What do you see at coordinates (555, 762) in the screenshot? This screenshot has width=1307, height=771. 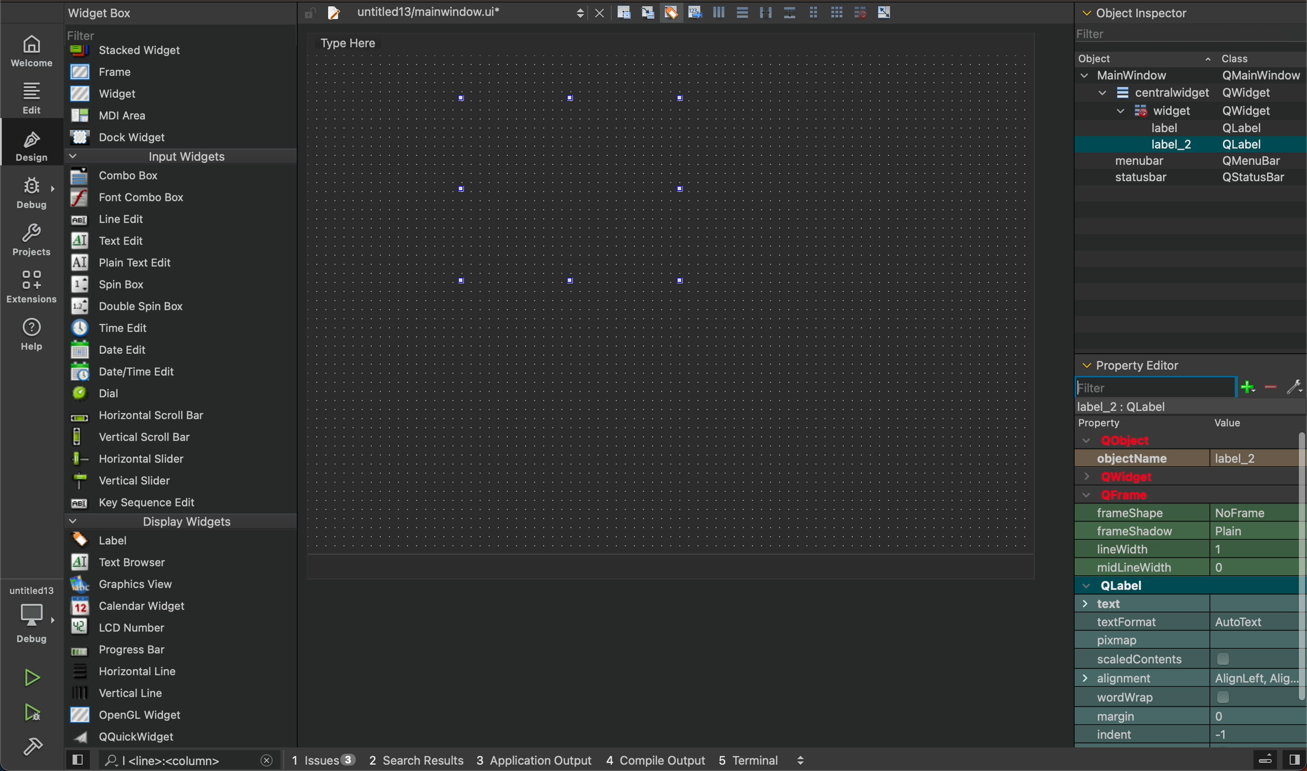 I see `logs` at bounding box center [555, 762].